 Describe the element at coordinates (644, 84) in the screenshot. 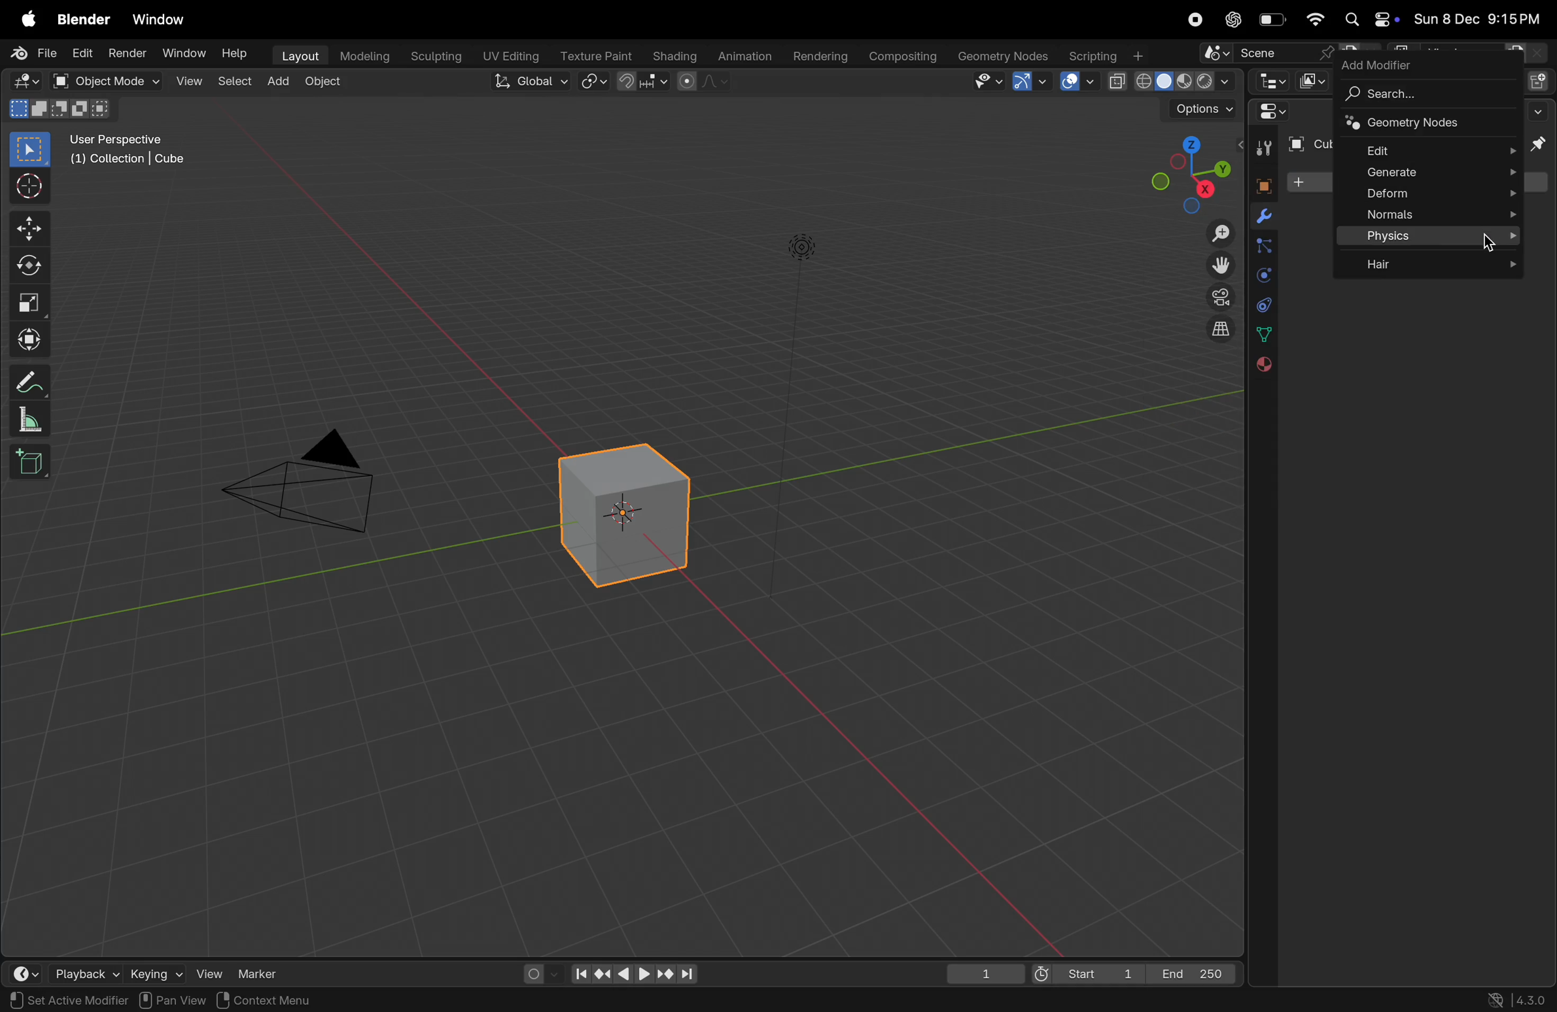

I see `` at that location.